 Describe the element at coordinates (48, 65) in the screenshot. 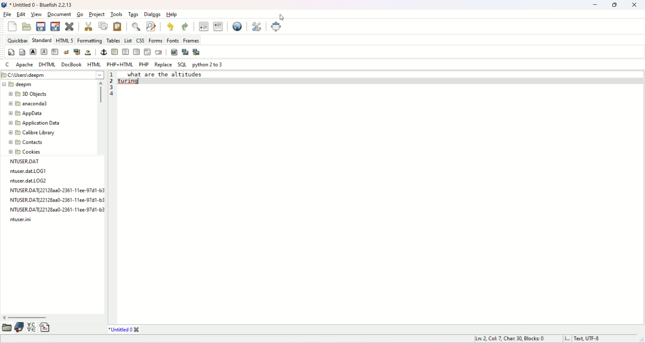

I see `DHTML` at that location.